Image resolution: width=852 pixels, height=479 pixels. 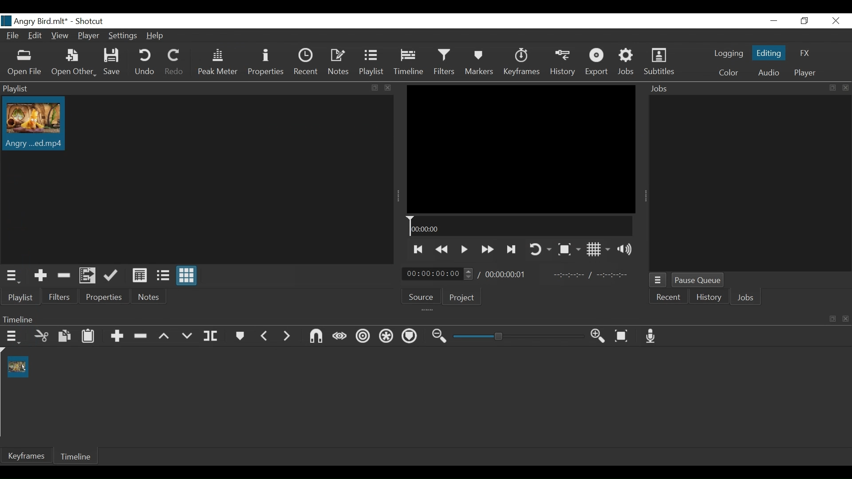 I want to click on Edit, so click(x=35, y=35).